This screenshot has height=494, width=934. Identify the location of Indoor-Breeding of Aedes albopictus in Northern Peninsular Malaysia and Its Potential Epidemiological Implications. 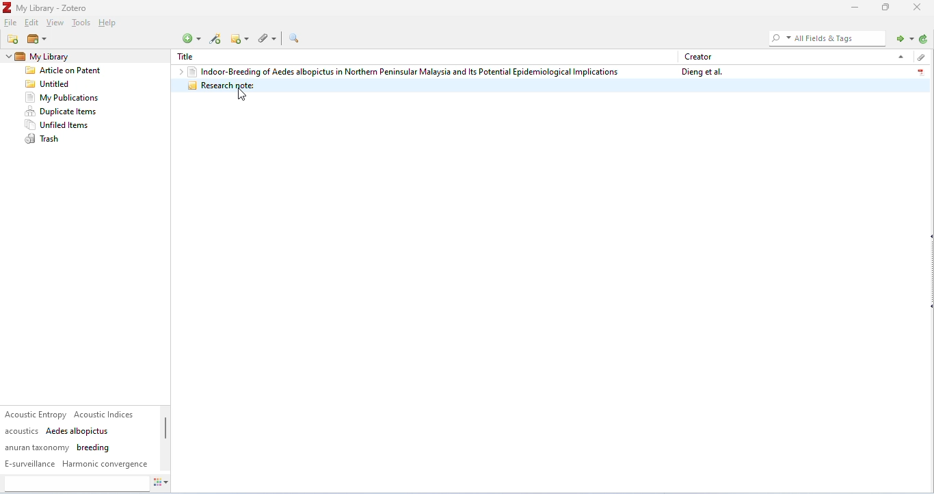
(403, 71).